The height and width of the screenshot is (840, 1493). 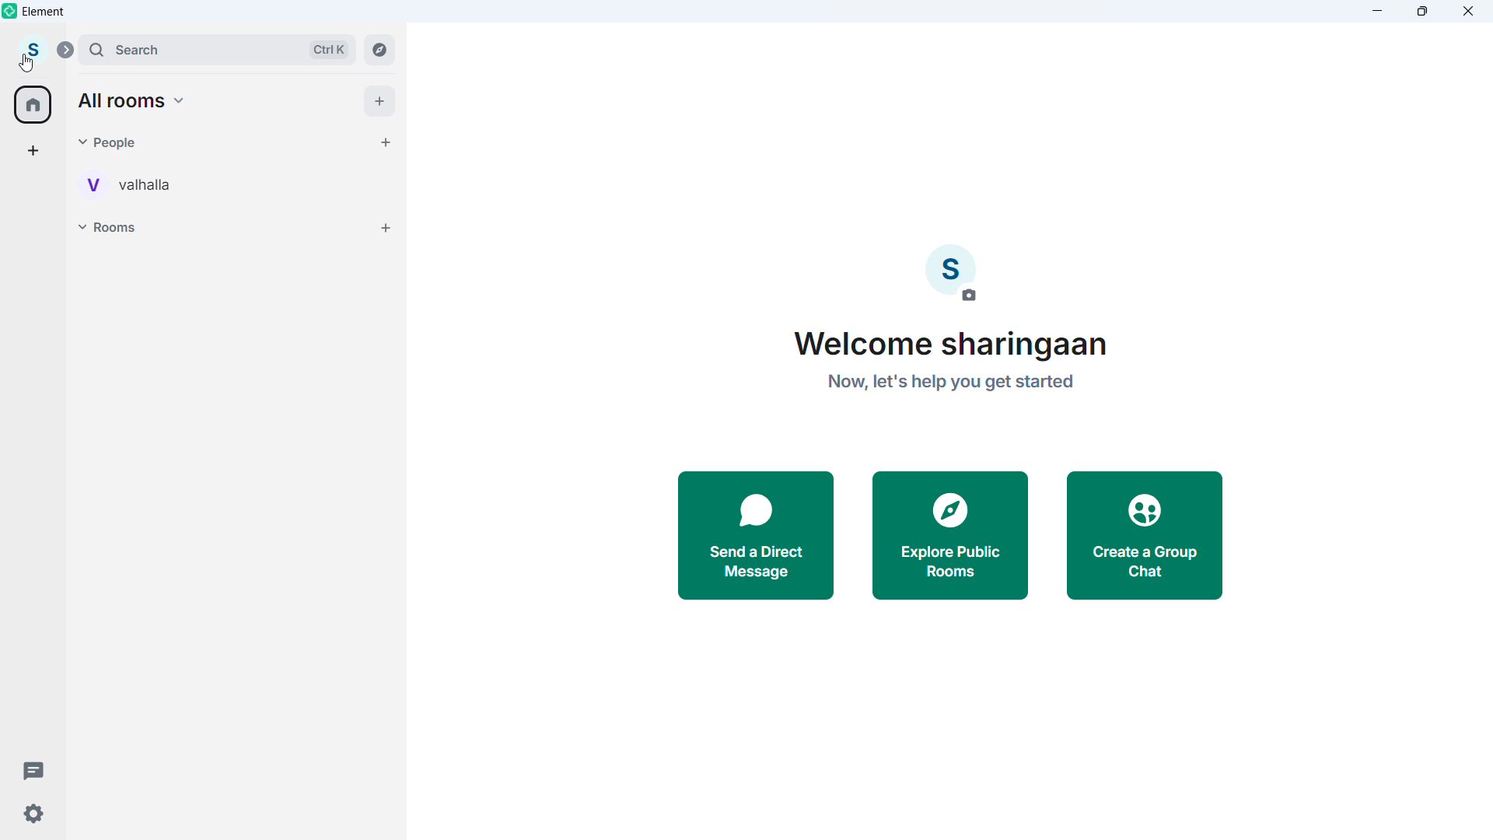 I want to click on Personal room , so click(x=136, y=184).